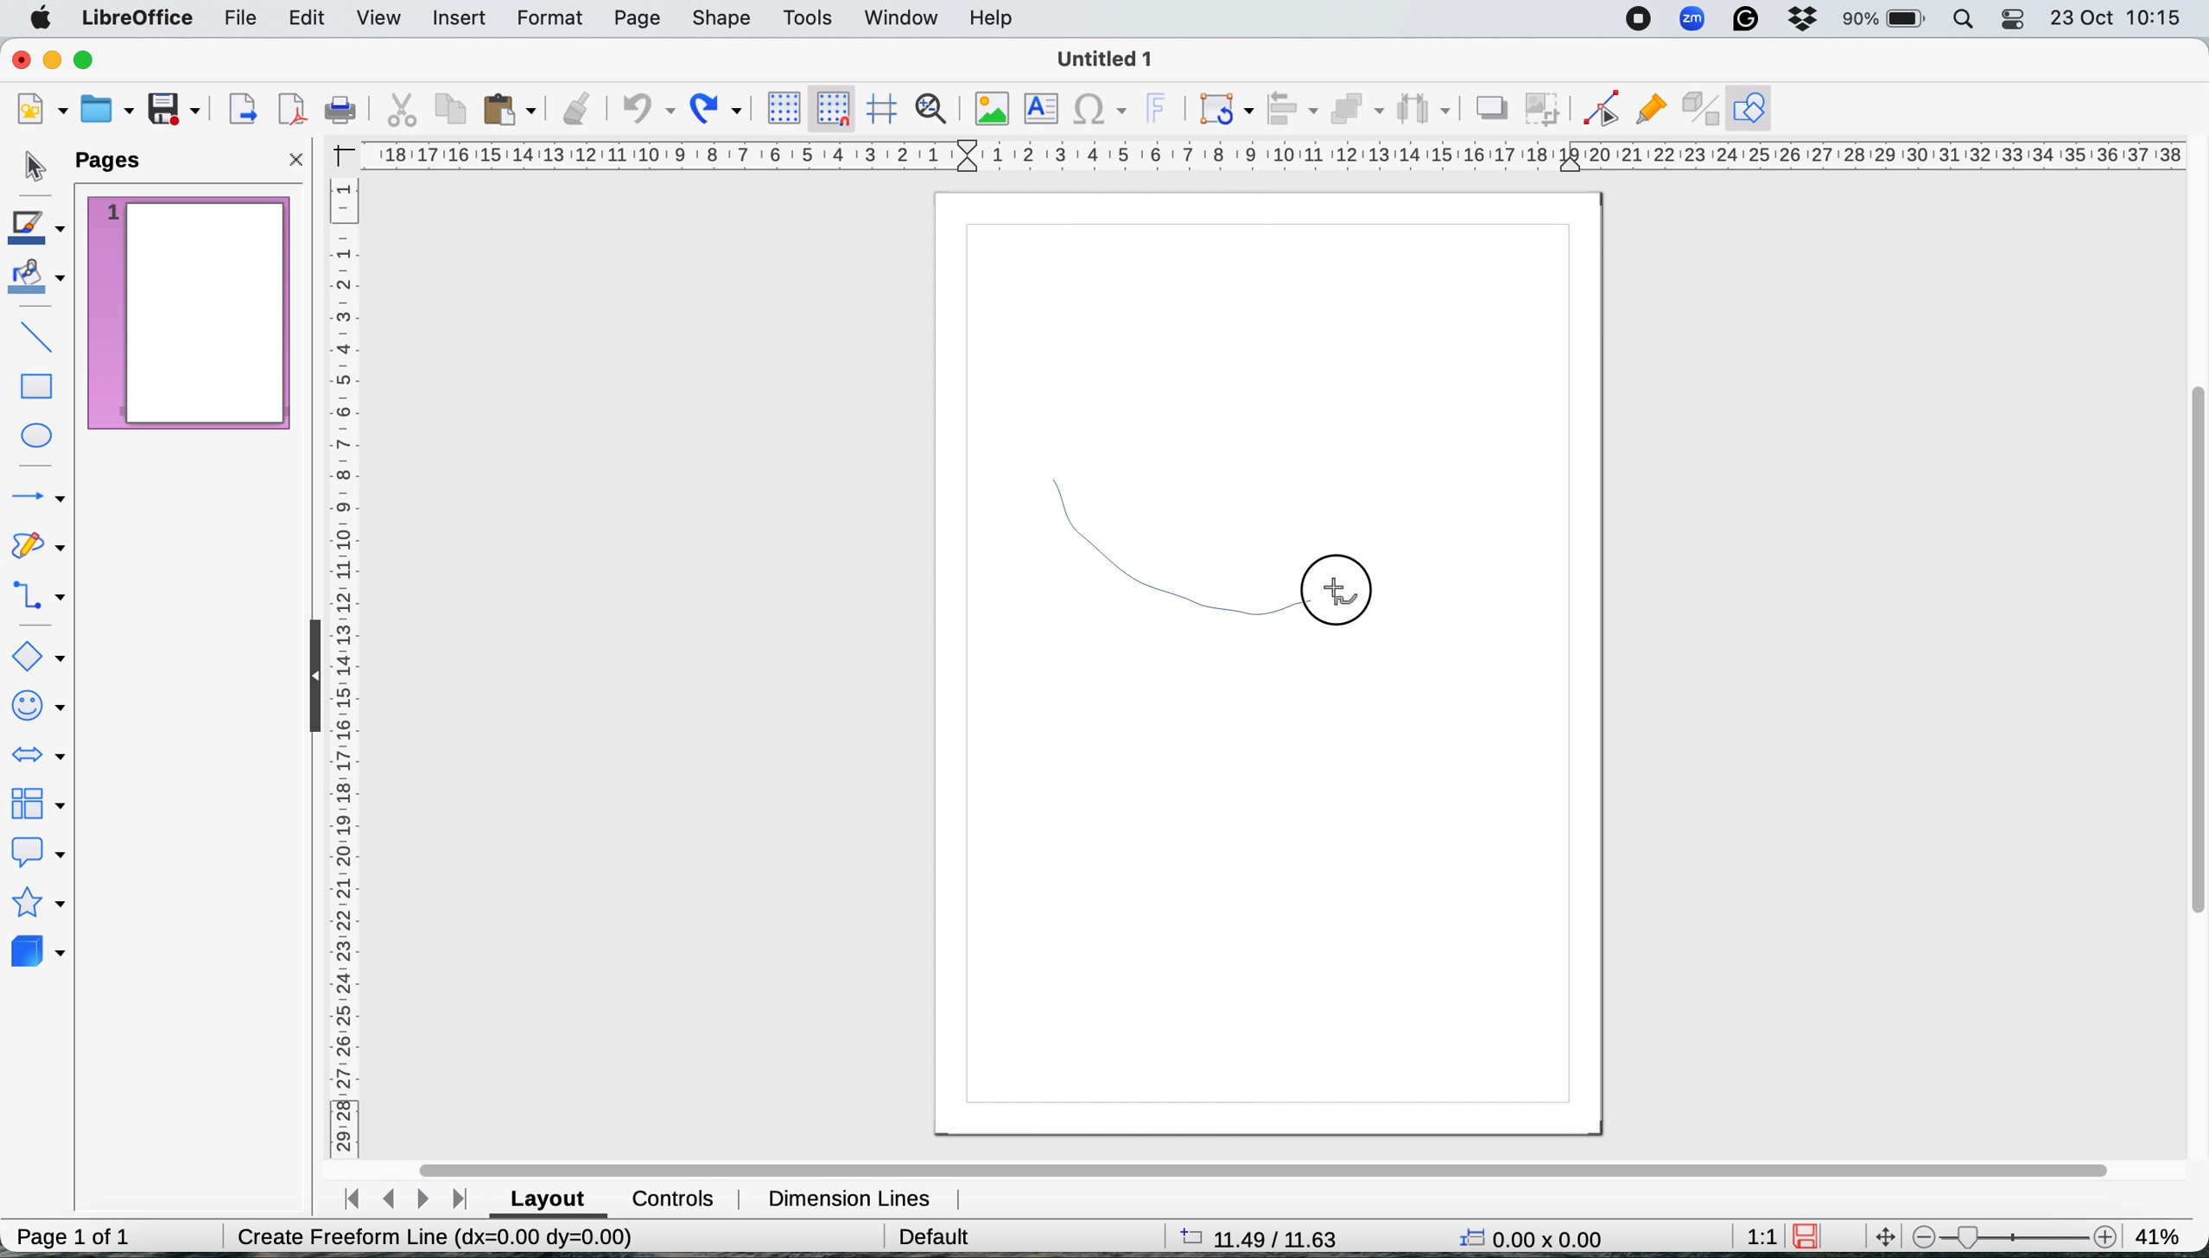  What do you see at coordinates (812, 18) in the screenshot?
I see `tools` at bounding box center [812, 18].